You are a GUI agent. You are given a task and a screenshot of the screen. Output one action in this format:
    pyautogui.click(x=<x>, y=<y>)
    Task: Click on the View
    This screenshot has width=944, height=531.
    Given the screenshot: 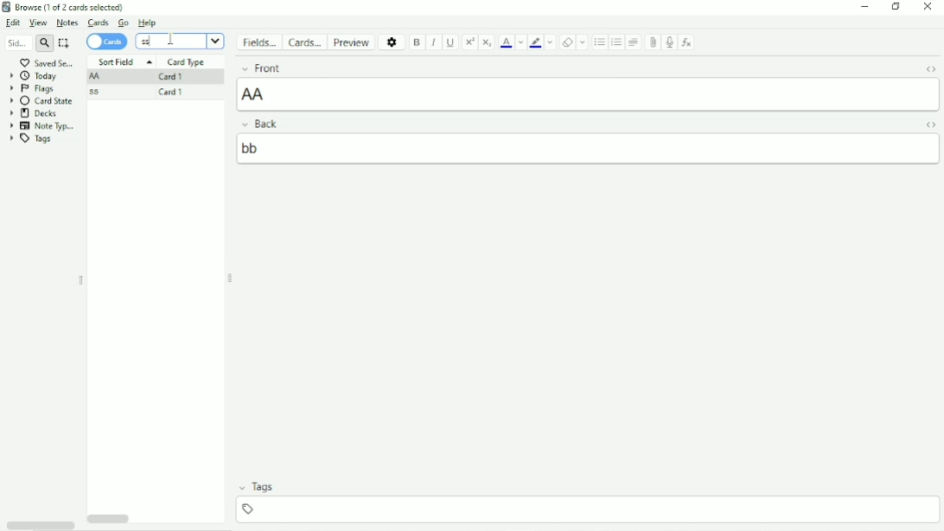 What is the action you would take?
    pyautogui.click(x=40, y=23)
    